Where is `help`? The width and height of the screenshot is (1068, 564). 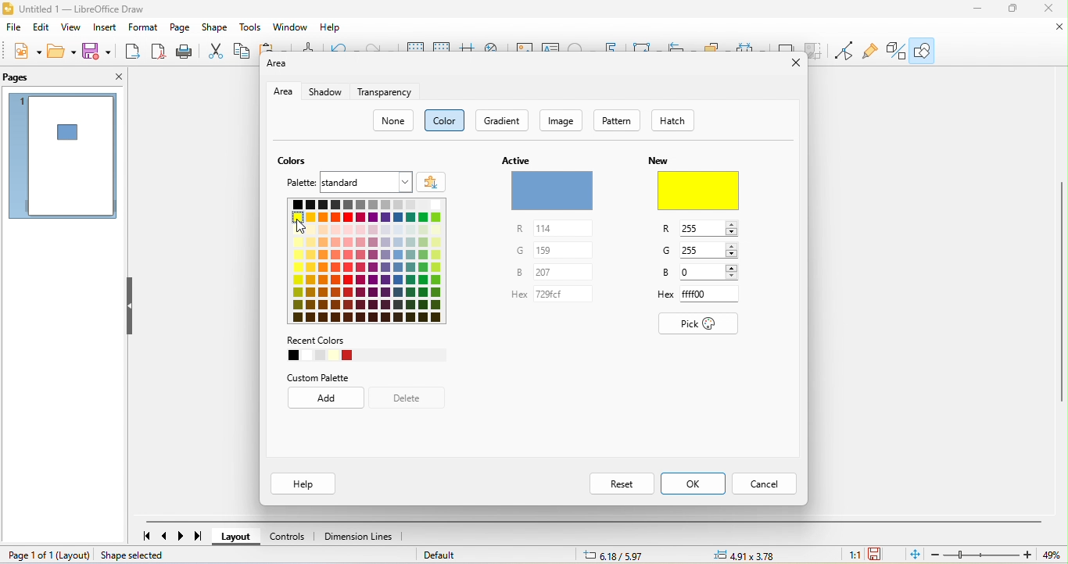 help is located at coordinates (307, 484).